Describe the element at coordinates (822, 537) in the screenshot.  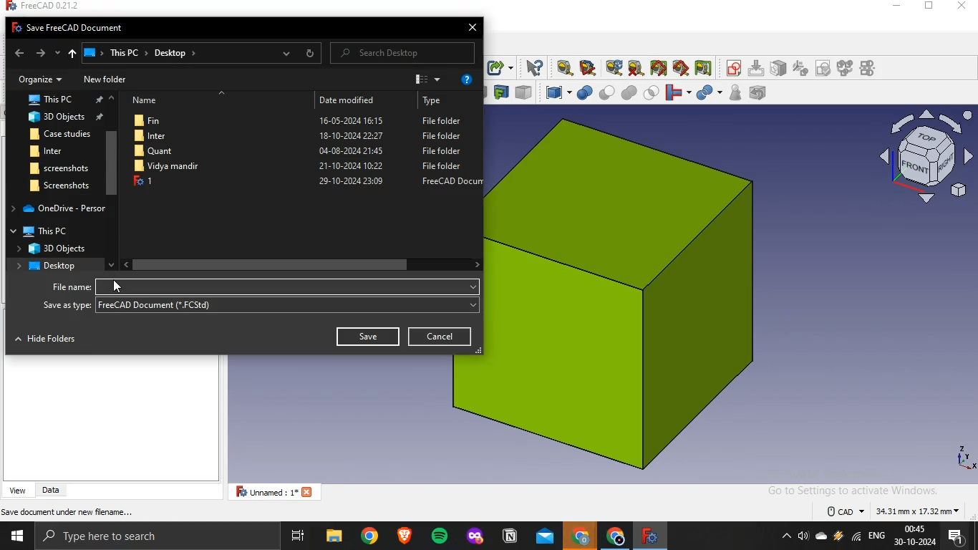
I see `onedrive` at that location.